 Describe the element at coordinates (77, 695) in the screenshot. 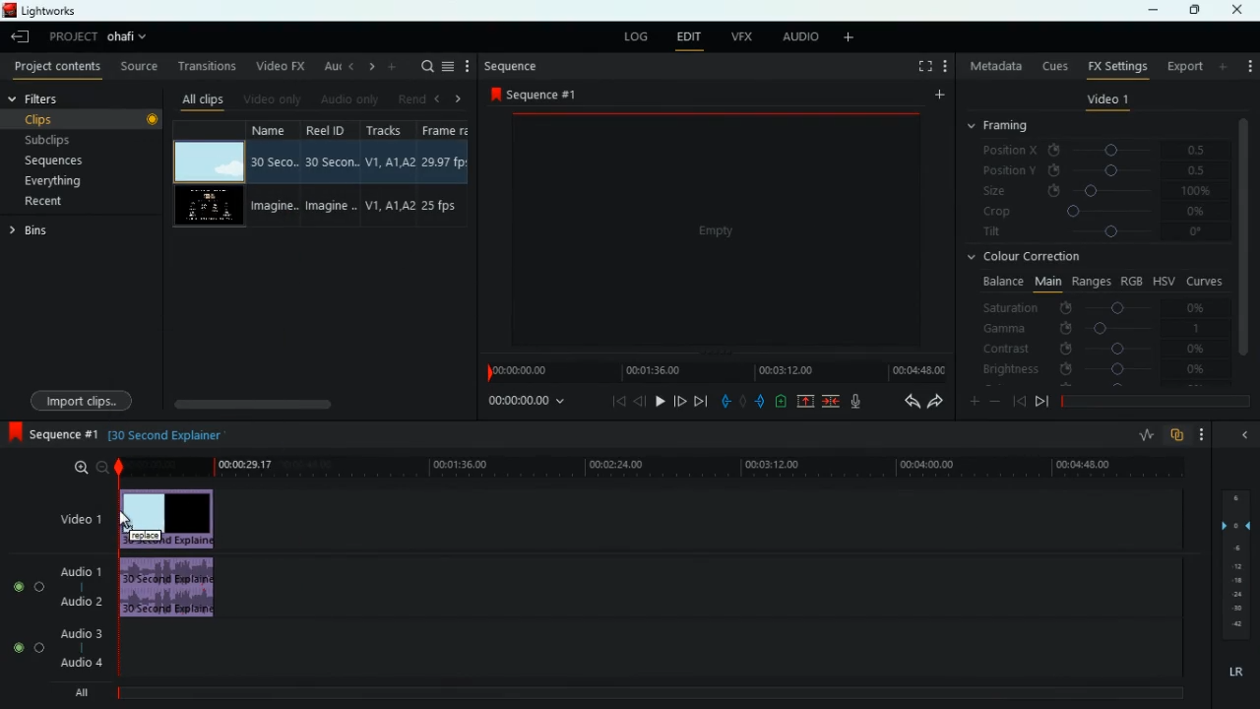

I see `all` at that location.